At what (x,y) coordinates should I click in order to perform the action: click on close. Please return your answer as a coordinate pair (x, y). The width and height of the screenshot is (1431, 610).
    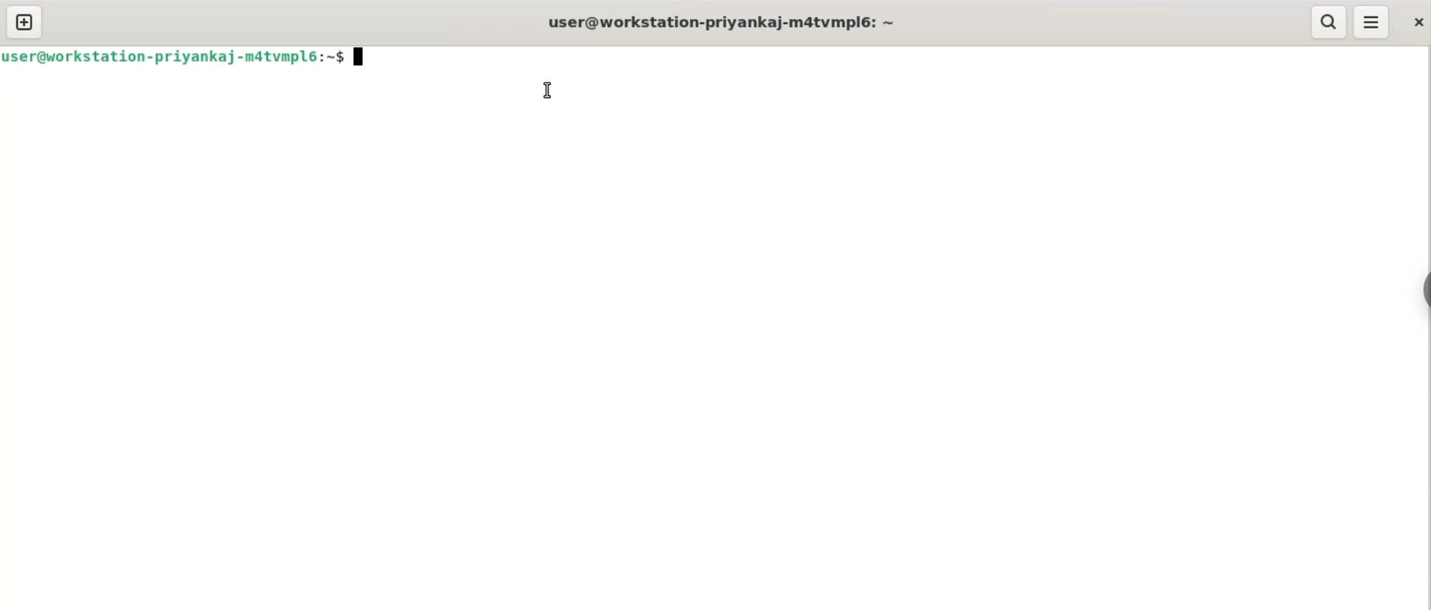
    Looking at the image, I should click on (1417, 23).